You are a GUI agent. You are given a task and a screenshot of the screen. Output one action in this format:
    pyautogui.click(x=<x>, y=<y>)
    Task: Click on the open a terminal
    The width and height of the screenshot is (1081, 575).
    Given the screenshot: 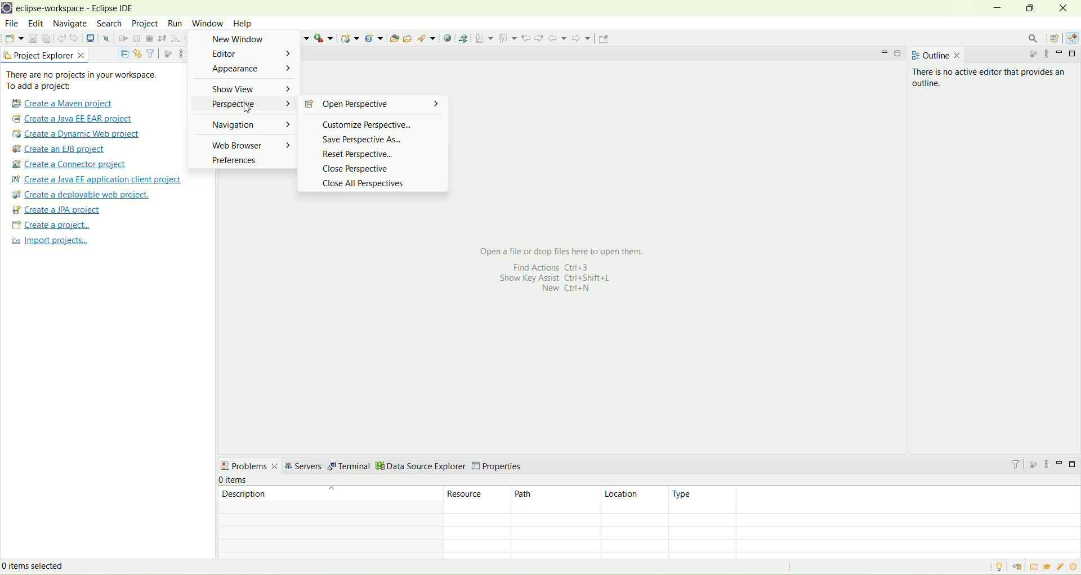 What is the action you would take?
    pyautogui.click(x=90, y=38)
    